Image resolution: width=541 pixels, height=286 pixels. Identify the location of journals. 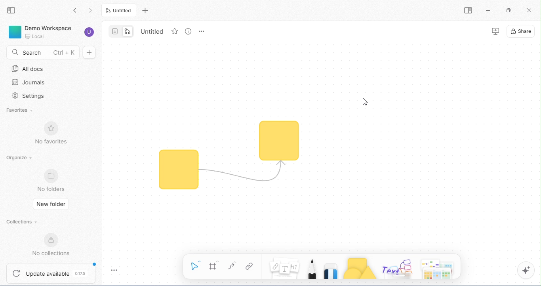
(27, 82).